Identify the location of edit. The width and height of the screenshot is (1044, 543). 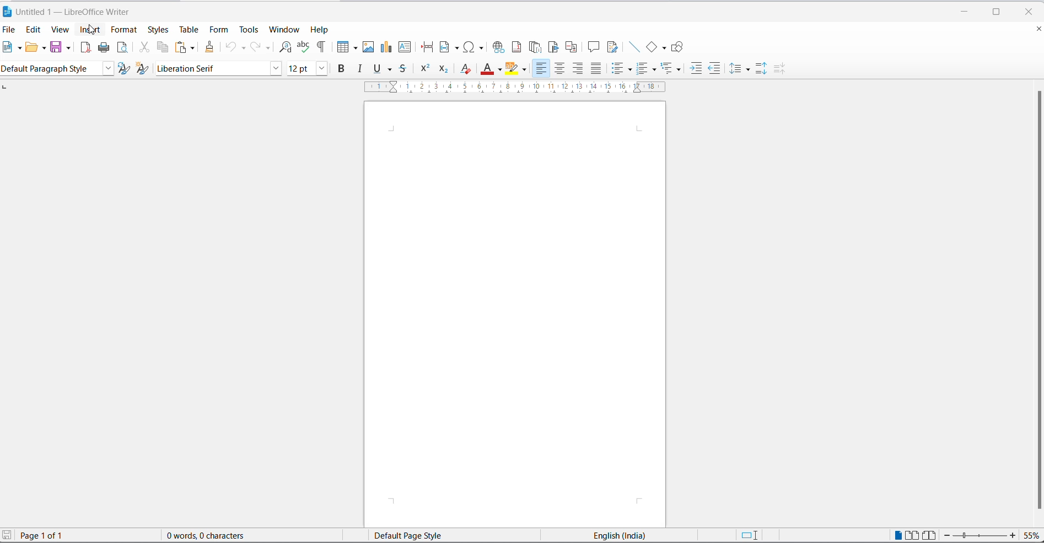
(34, 29).